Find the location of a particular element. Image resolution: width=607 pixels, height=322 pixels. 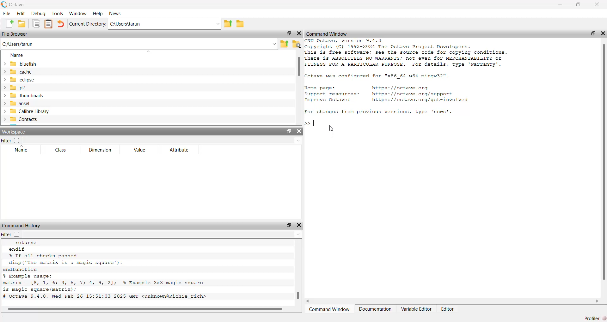

News is located at coordinates (115, 14).